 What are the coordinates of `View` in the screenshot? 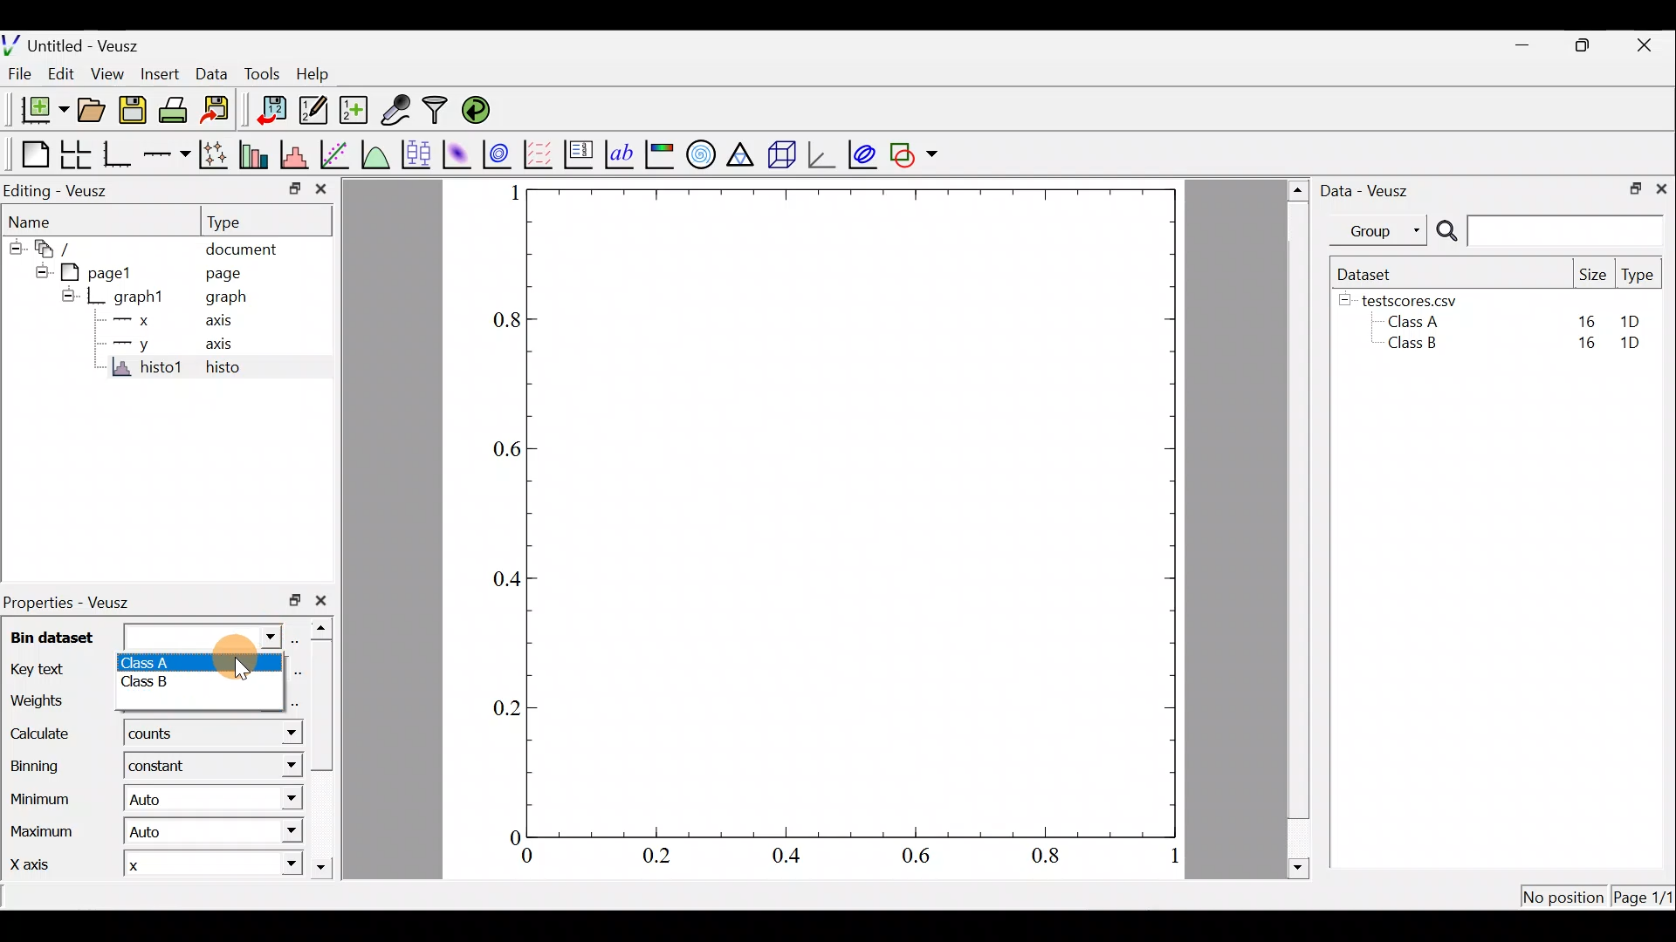 It's located at (106, 75).